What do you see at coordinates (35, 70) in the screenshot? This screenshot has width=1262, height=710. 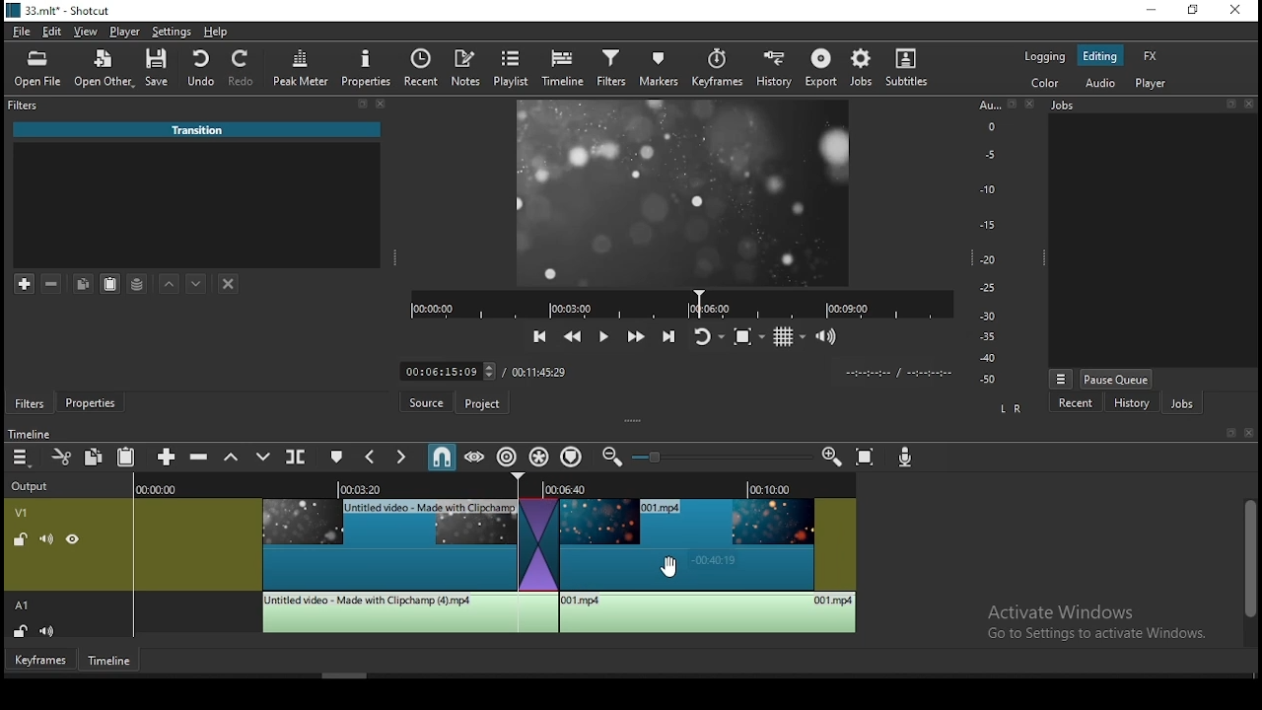 I see `open file` at bounding box center [35, 70].